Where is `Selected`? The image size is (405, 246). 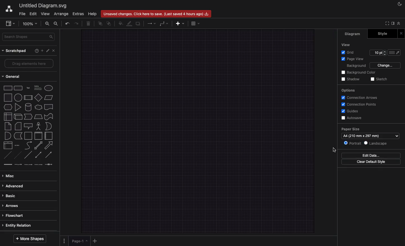 Selected is located at coordinates (335, 149).